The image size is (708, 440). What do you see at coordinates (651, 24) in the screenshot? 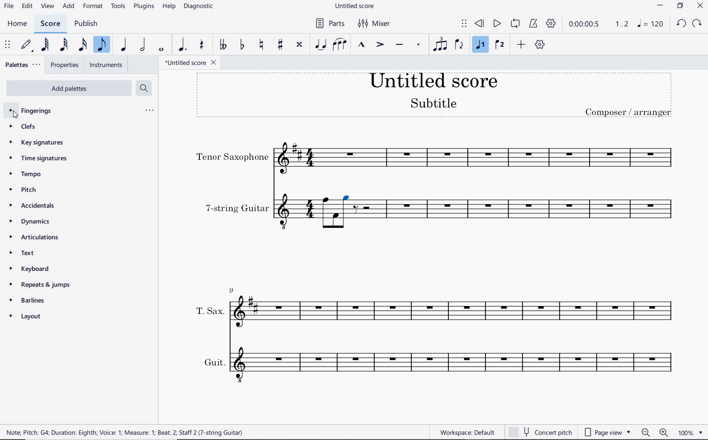
I see `NOTE` at bounding box center [651, 24].